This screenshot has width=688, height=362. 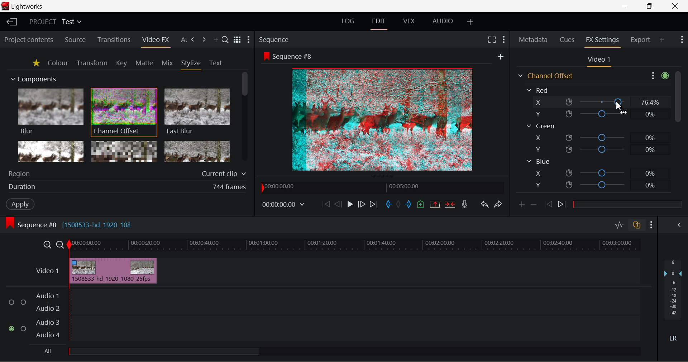 I want to click on Minimize, so click(x=651, y=6).